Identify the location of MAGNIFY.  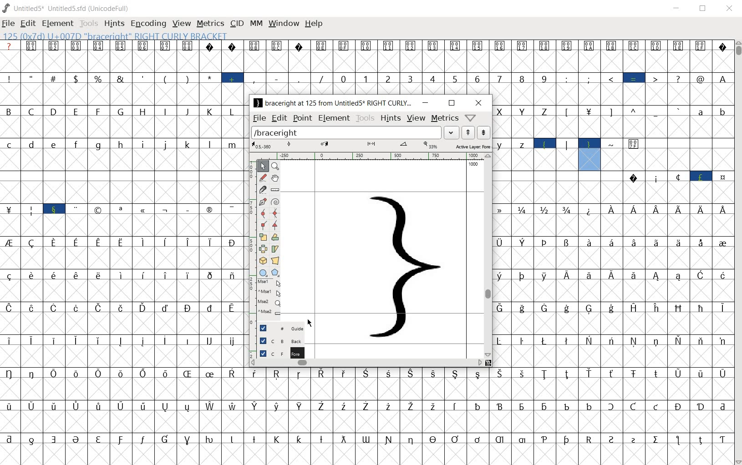
(276, 166).